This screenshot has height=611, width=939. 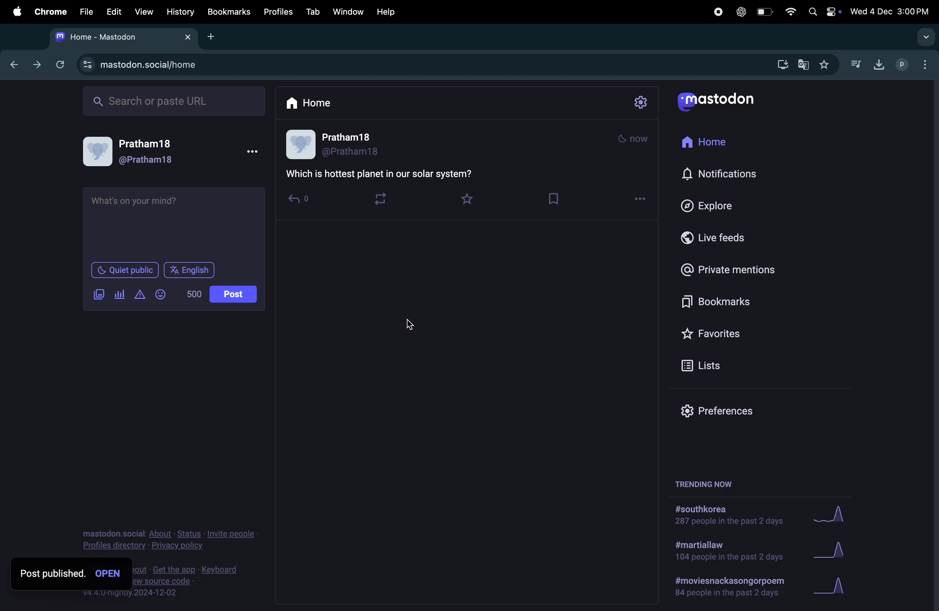 I want to click on favourites, so click(x=468, y=198).